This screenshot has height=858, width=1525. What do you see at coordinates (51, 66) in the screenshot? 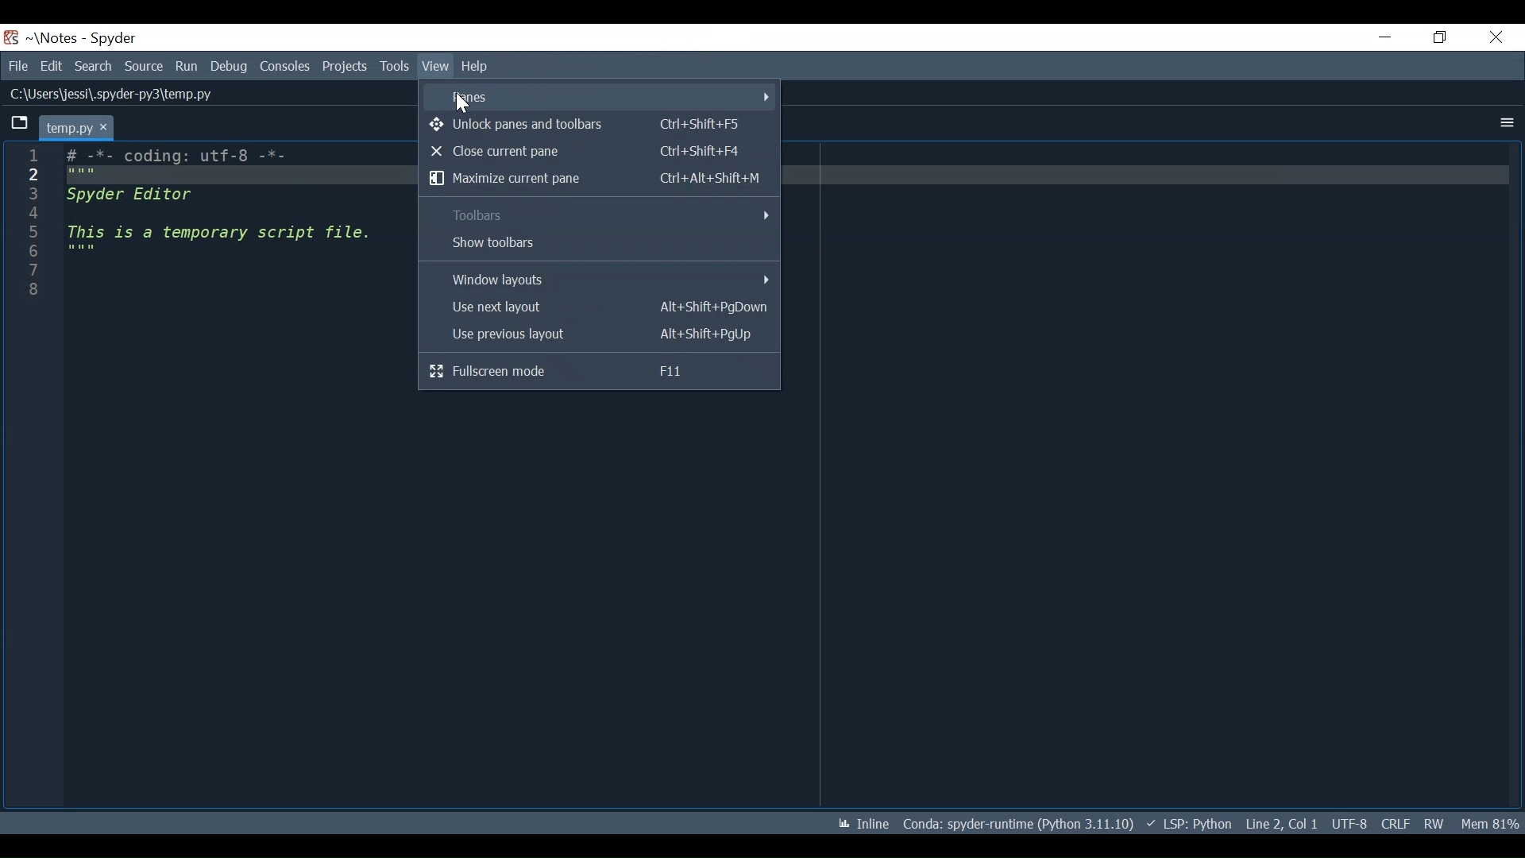
I see `Edit` at bounding box center [51, 66].